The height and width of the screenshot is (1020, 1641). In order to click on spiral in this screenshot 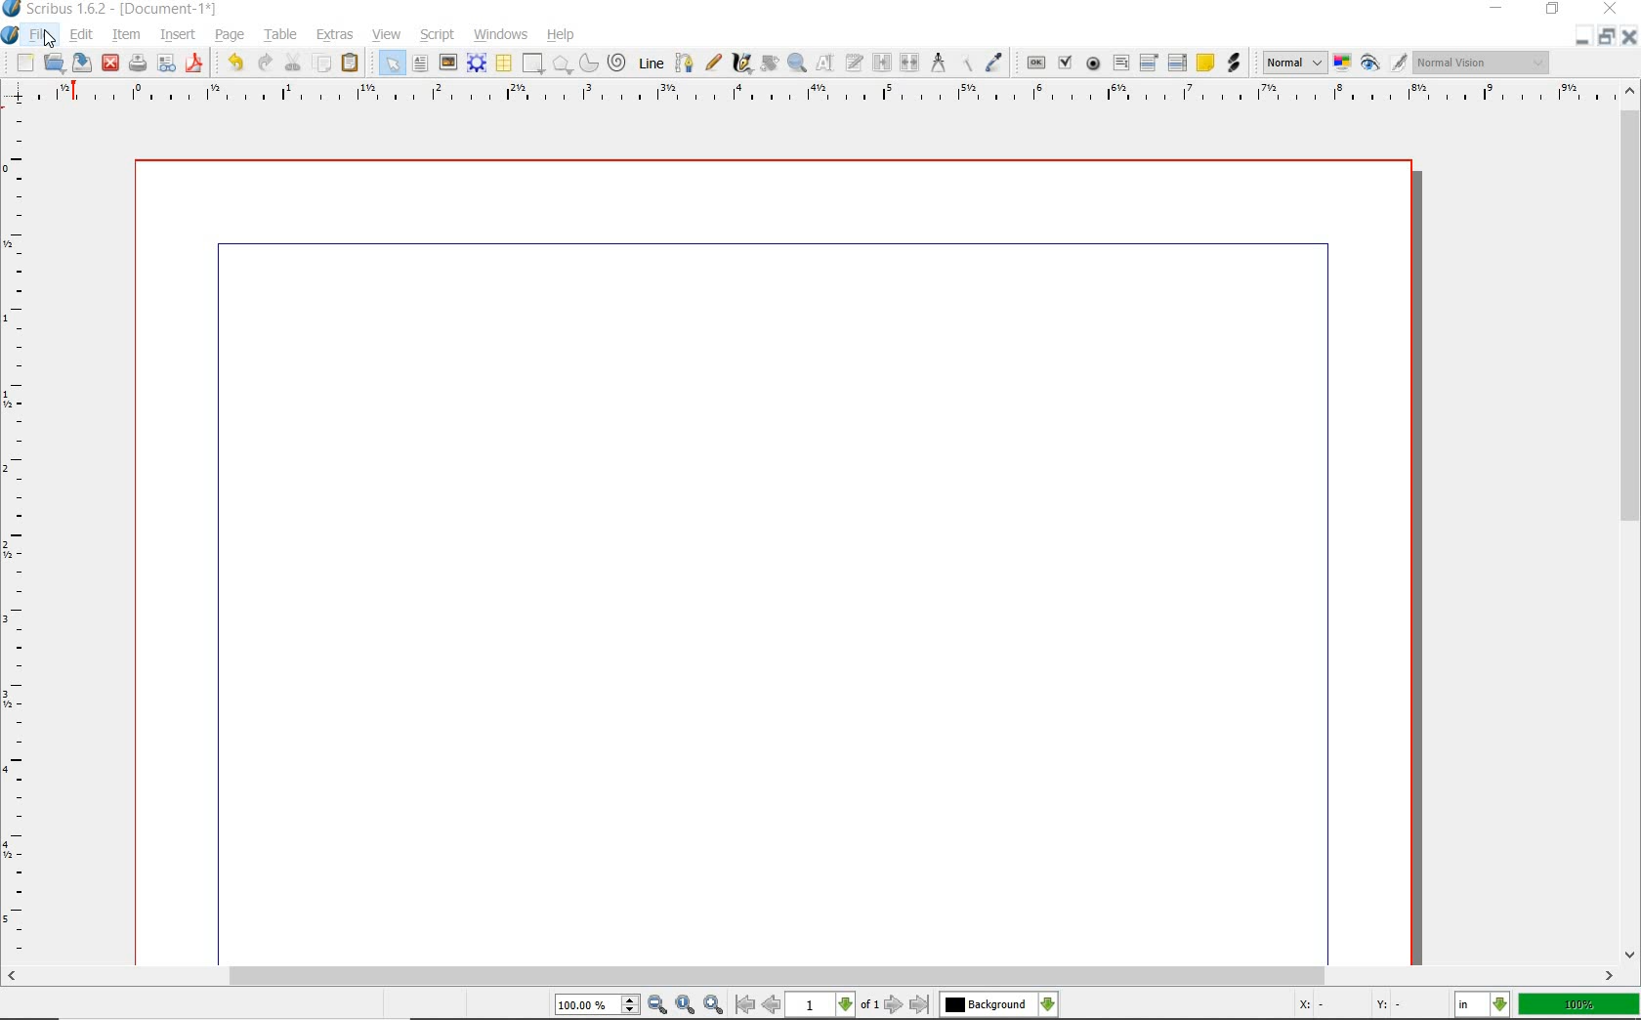, I will do `click(617, 62)`.